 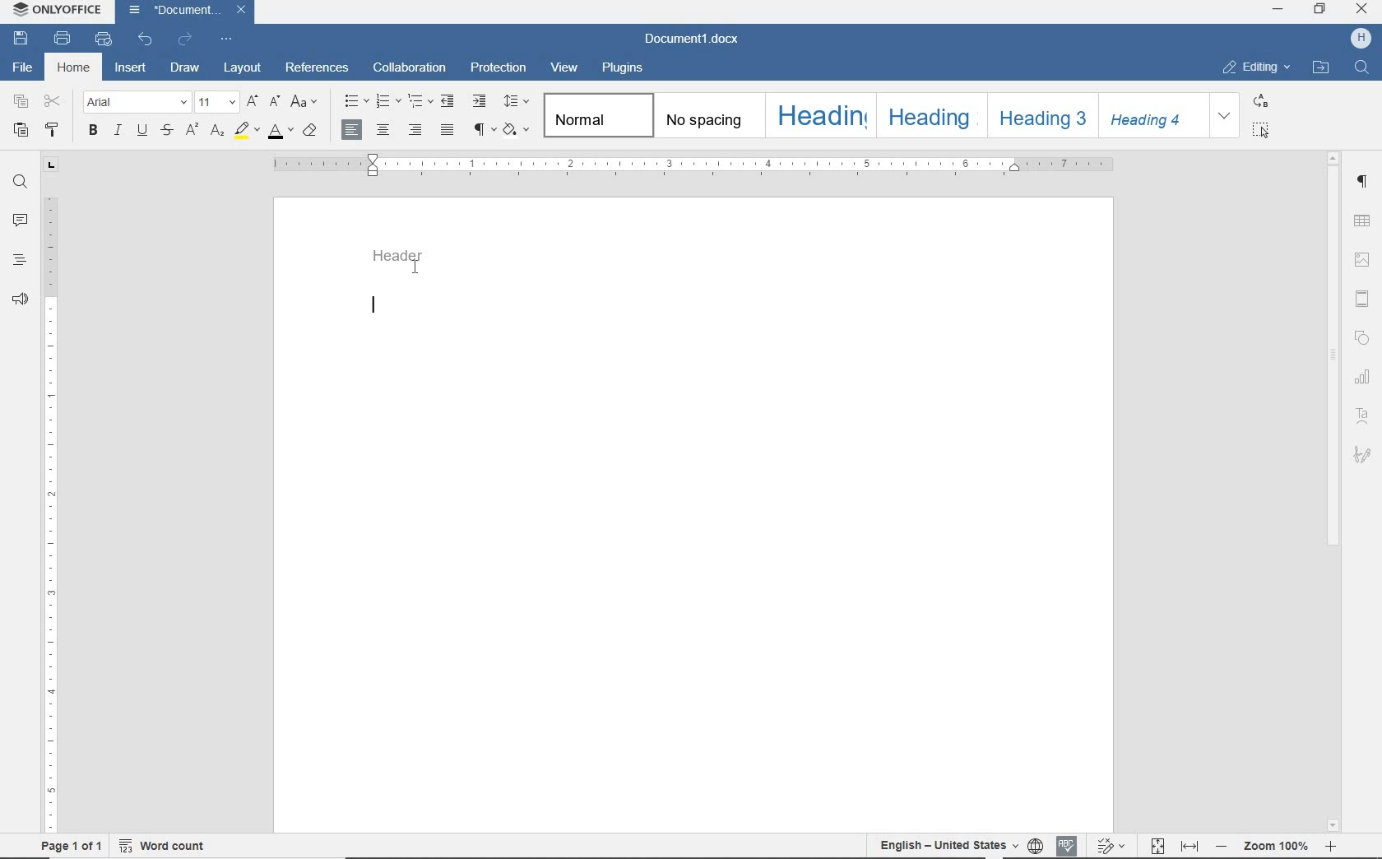 I want to click on zoom out or zoom in, so click(x=1278, y=845).